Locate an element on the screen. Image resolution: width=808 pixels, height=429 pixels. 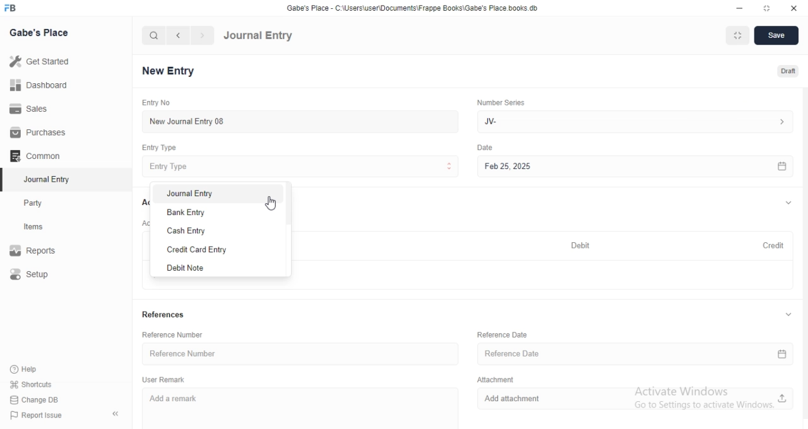
Debit Note is located at coordinates (217, 269).